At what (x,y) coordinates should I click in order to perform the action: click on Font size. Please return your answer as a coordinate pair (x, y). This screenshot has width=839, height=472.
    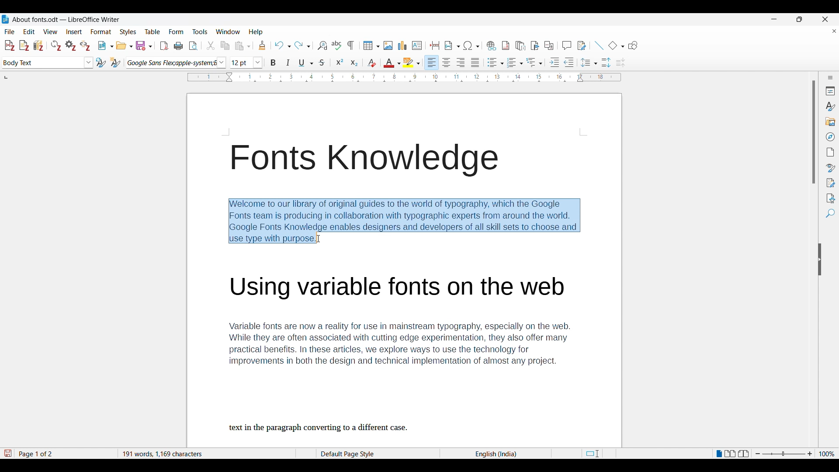
    Looking at the image, I should click on (246, 62).